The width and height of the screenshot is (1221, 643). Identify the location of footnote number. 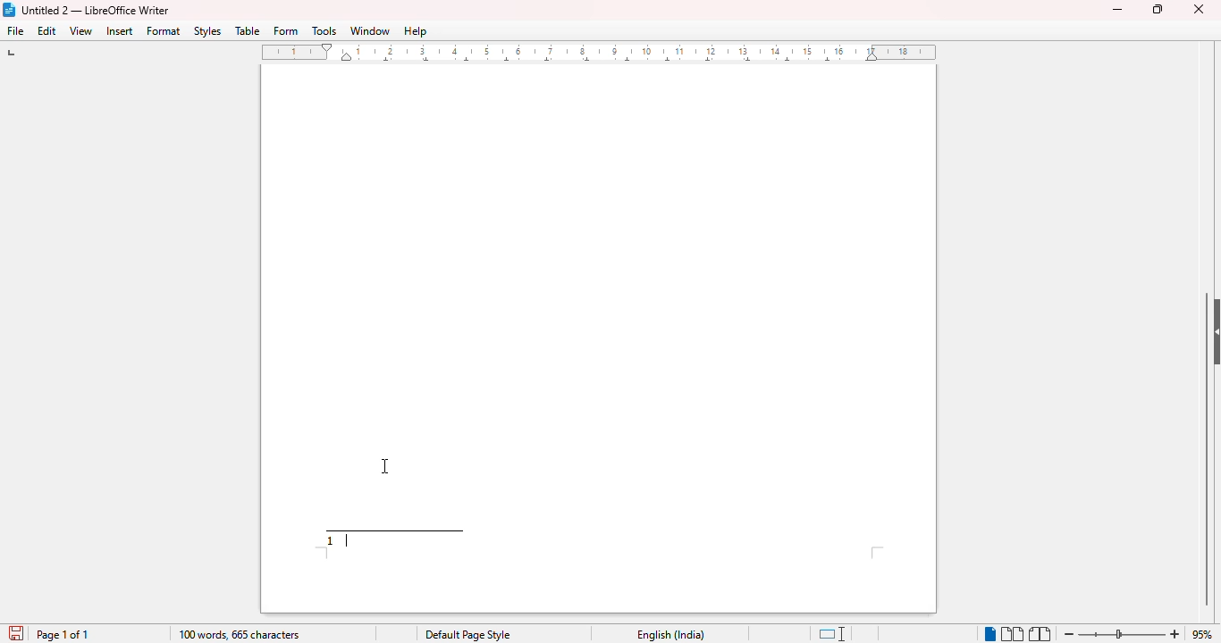
(333, 540).